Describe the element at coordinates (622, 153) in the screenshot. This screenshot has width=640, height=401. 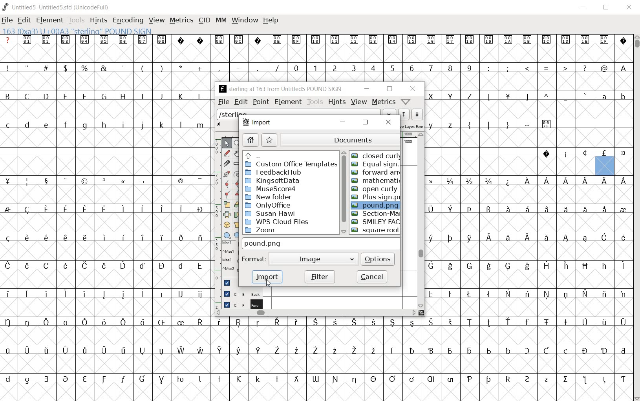
I see `Symbol` at that location.